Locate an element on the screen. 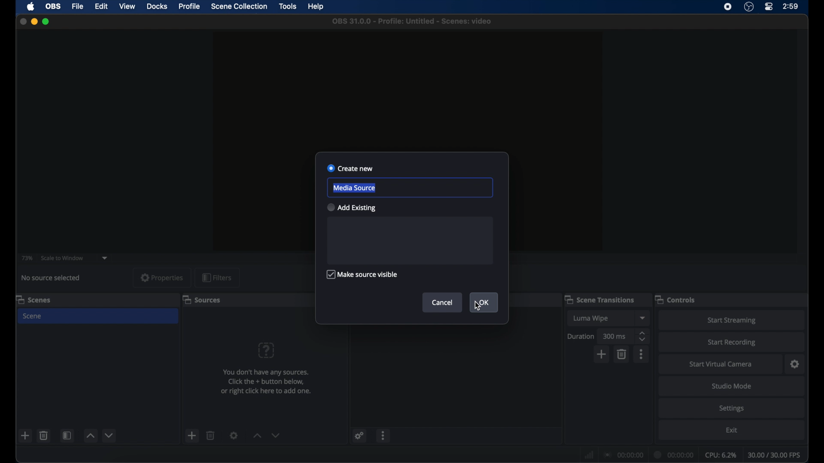 The height and width of the screenshot is (463, 824). profile is located at coordinates (190, 6).